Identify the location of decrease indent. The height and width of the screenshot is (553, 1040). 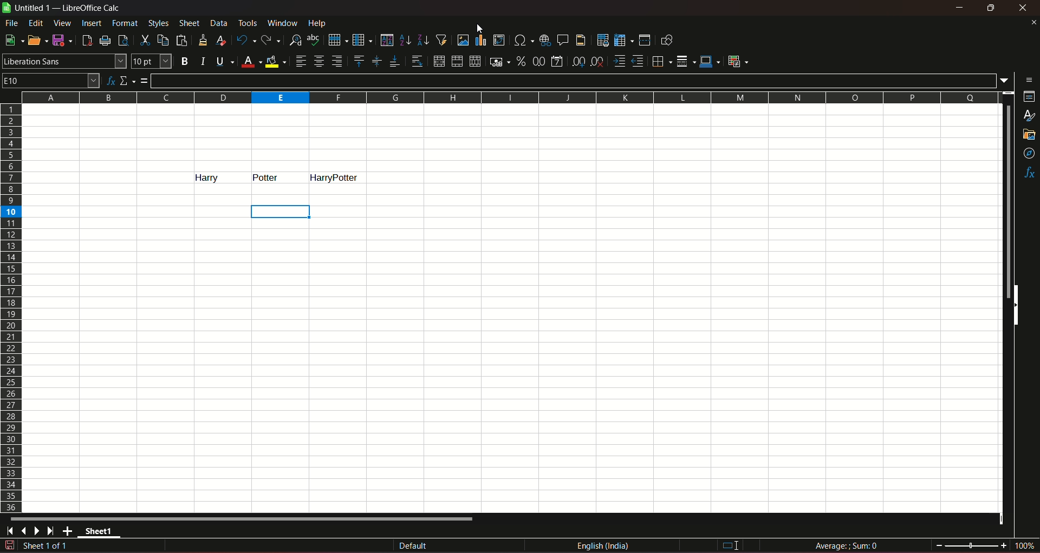
(638, 61).